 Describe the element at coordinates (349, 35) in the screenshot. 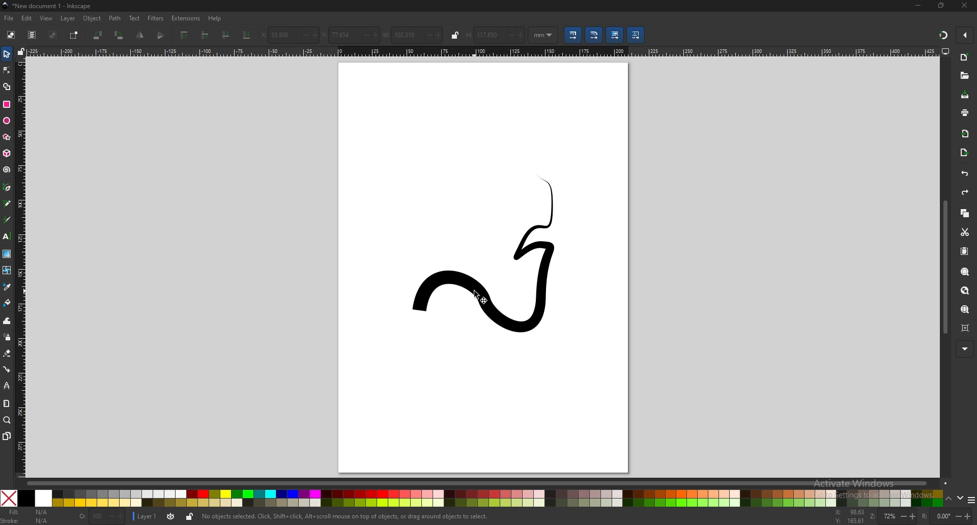

I see `y coordinates` at that location.